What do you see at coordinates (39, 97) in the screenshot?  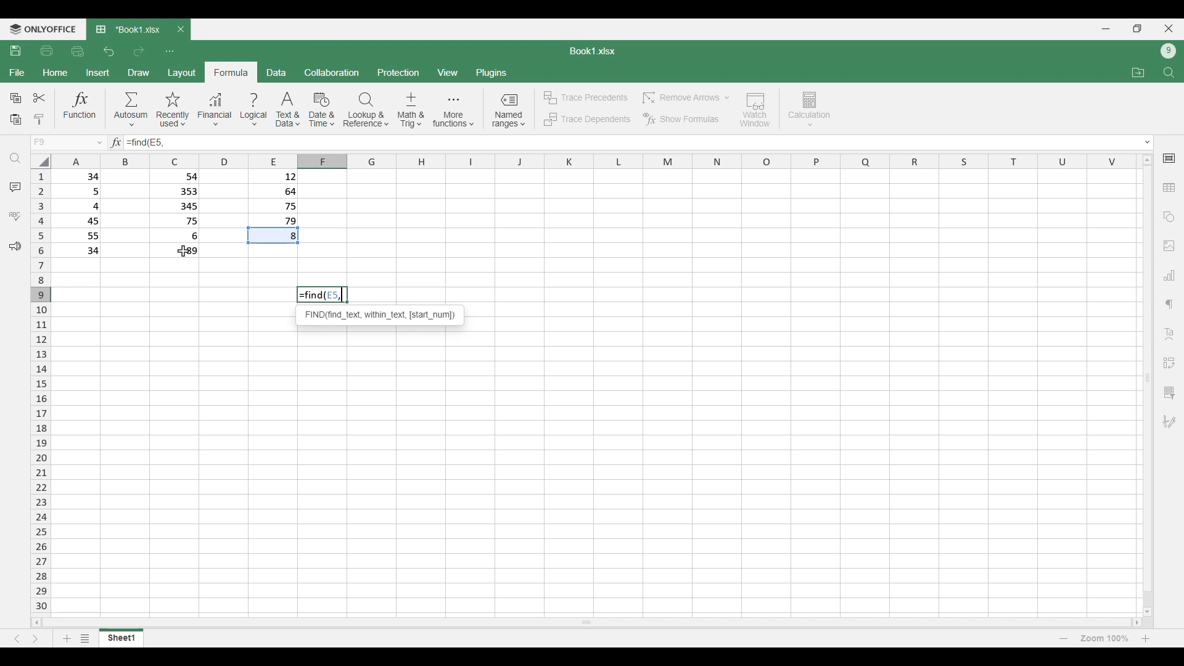 I see `Cut` at bounding box center [39, 97].